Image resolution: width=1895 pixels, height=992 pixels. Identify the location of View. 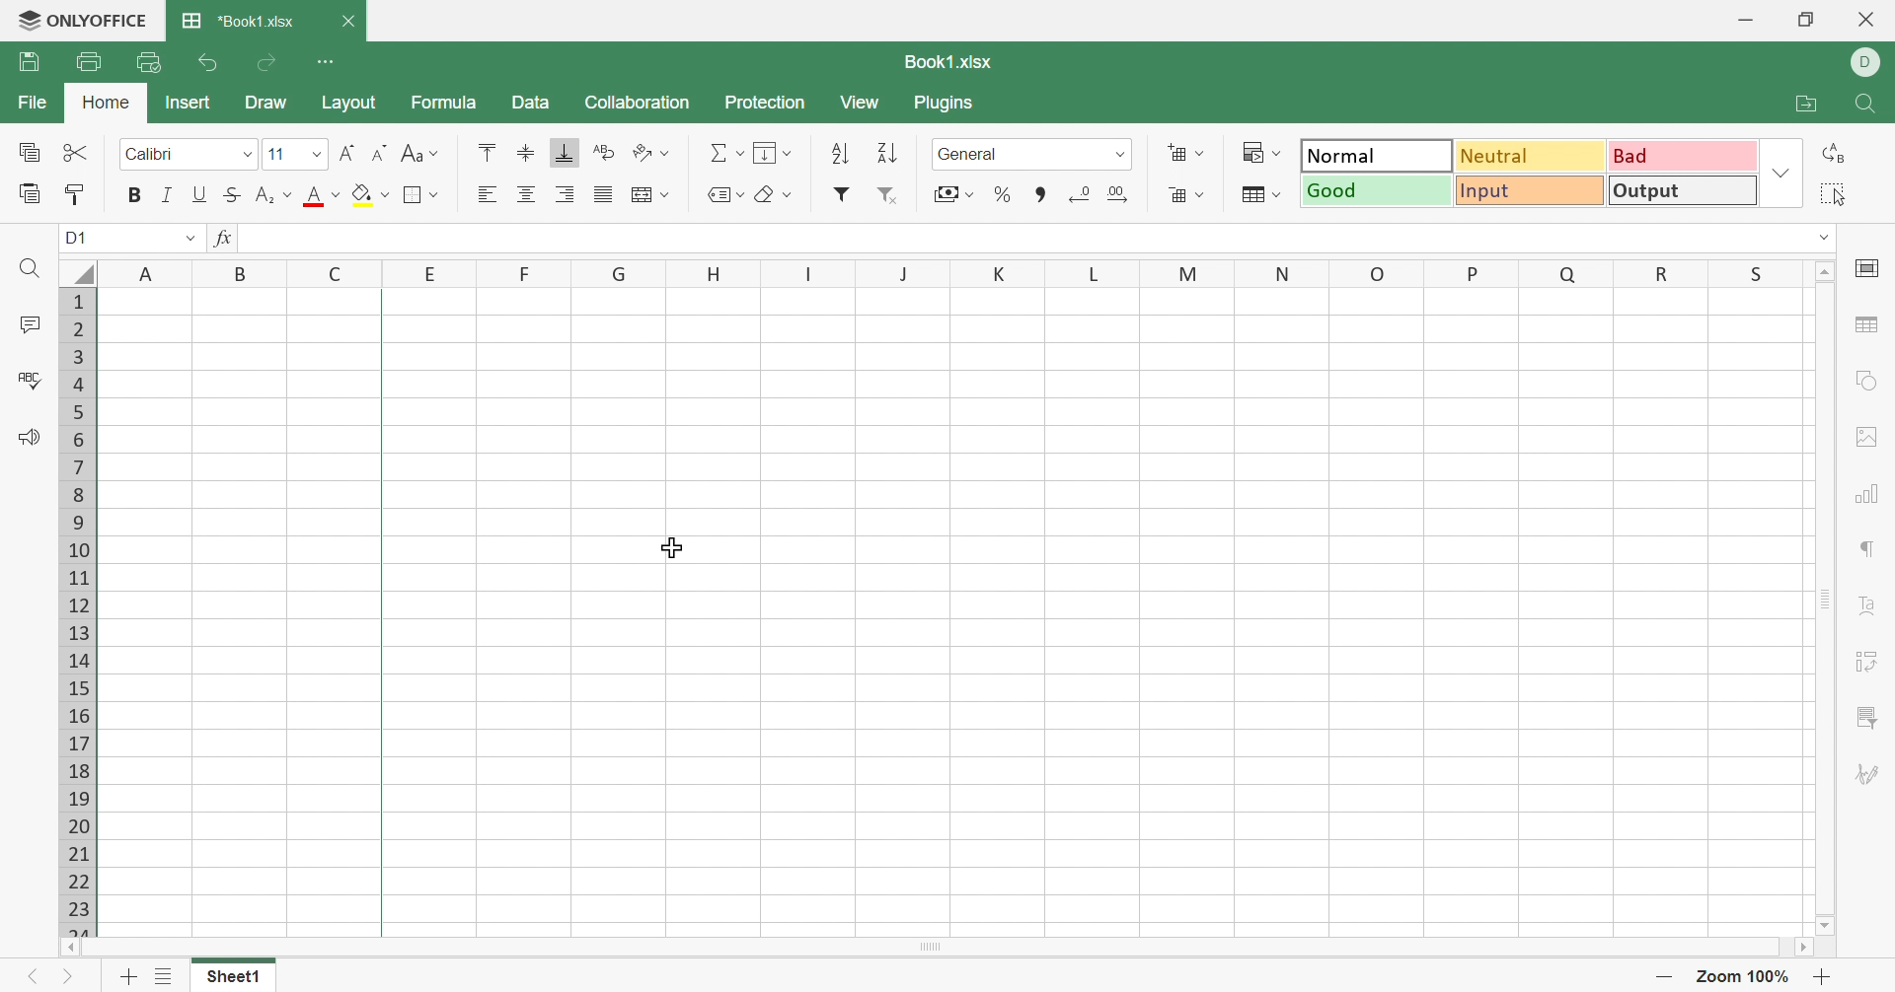
(863, 104).